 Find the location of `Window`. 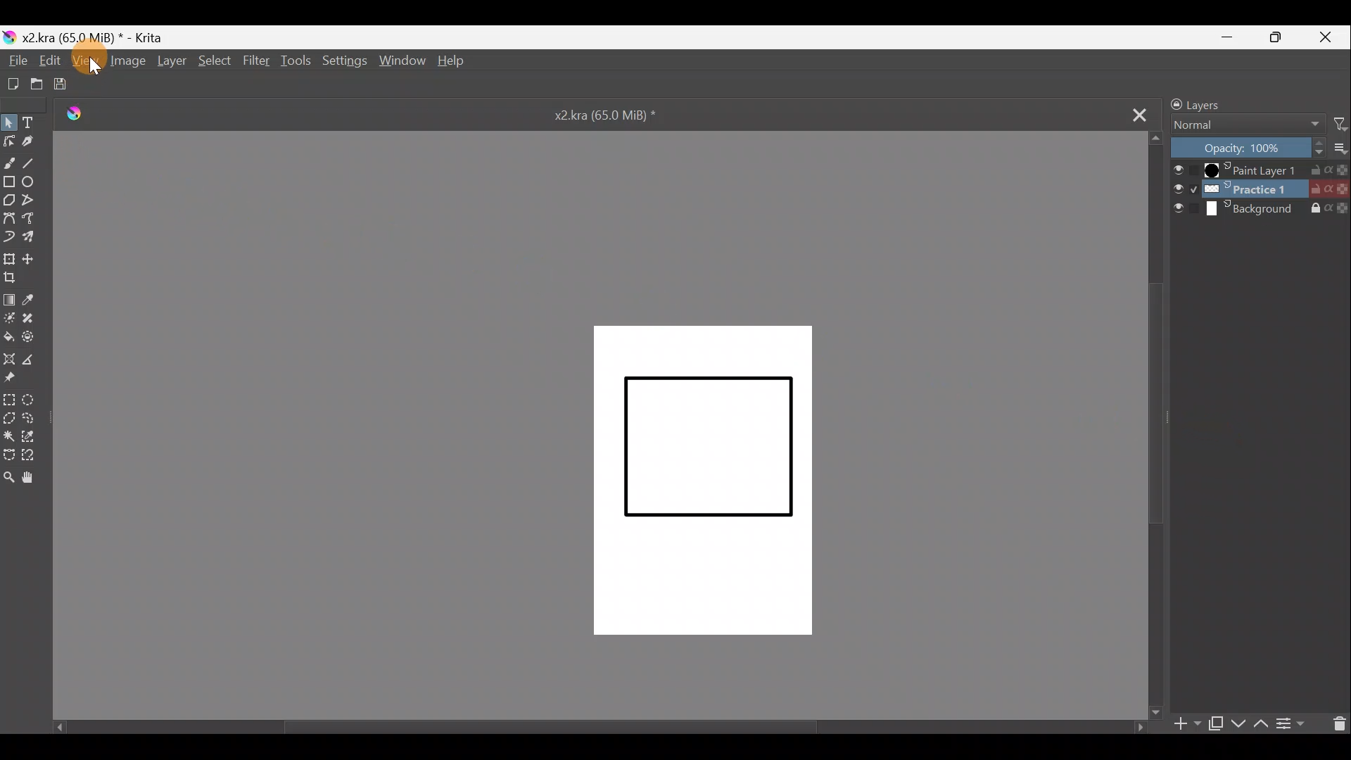

Window is located at coordinates (401, 60).